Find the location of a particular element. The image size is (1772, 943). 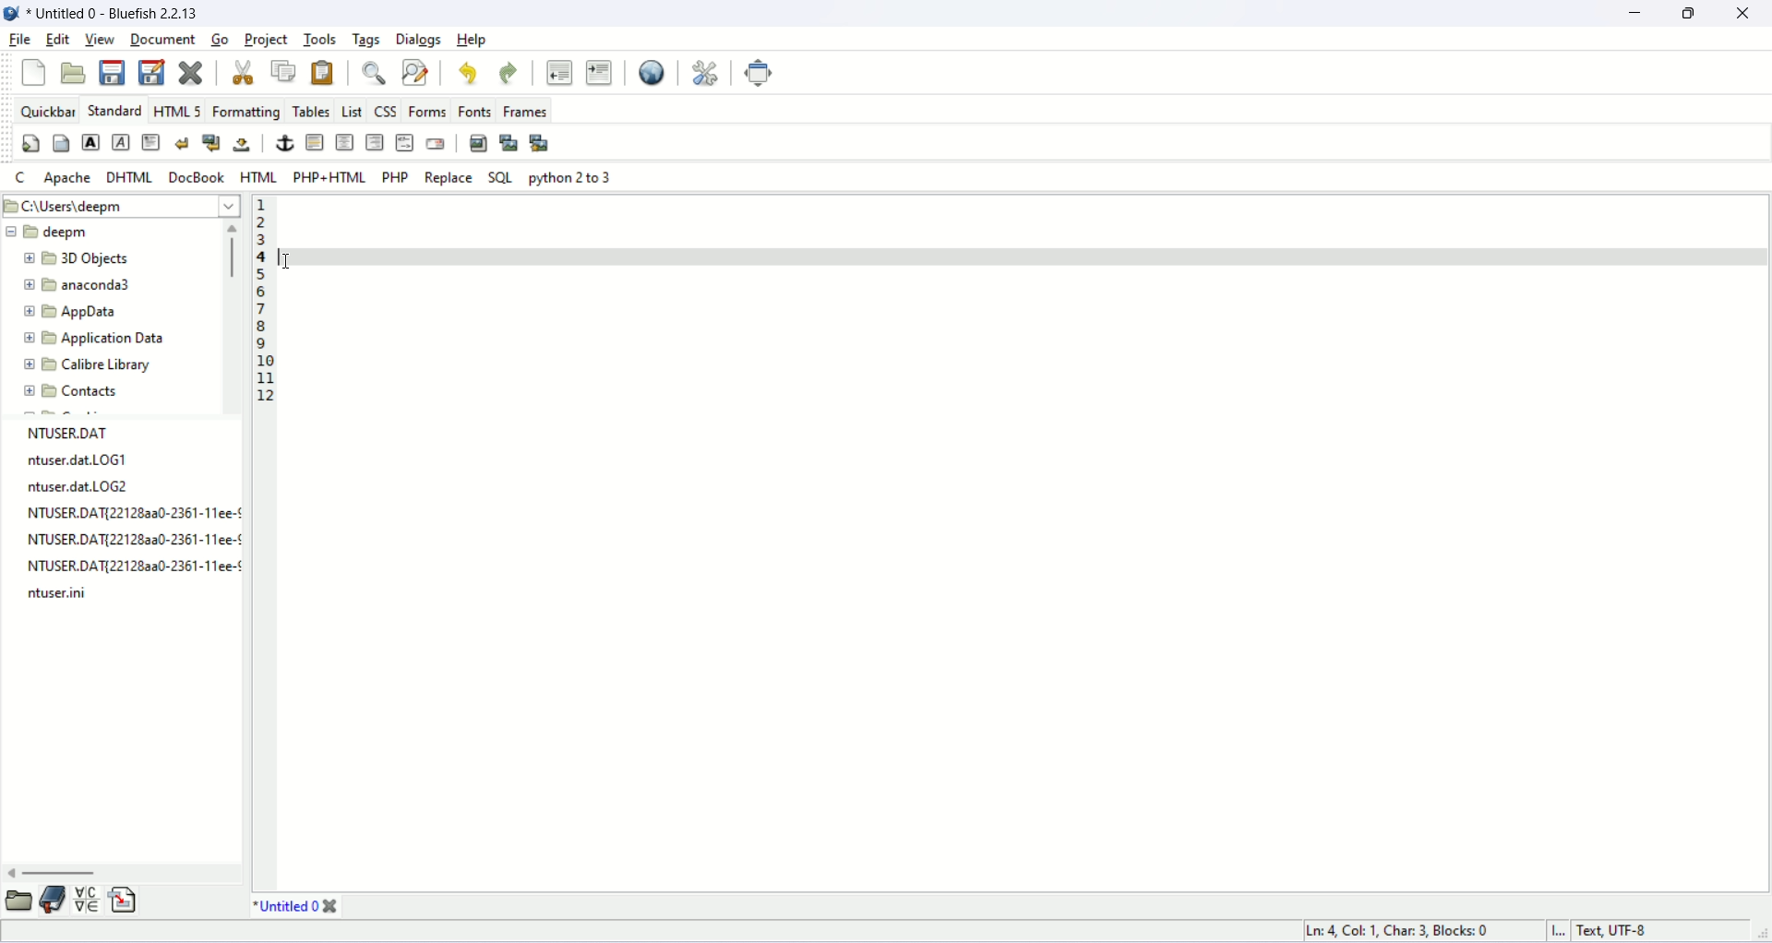

go is located at coordinates (220, 41).